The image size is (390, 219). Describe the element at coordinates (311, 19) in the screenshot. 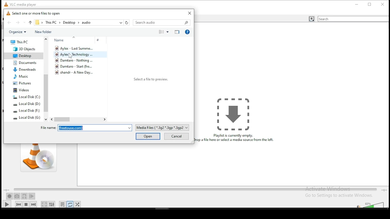

I see `toggle playlist view` at that location.